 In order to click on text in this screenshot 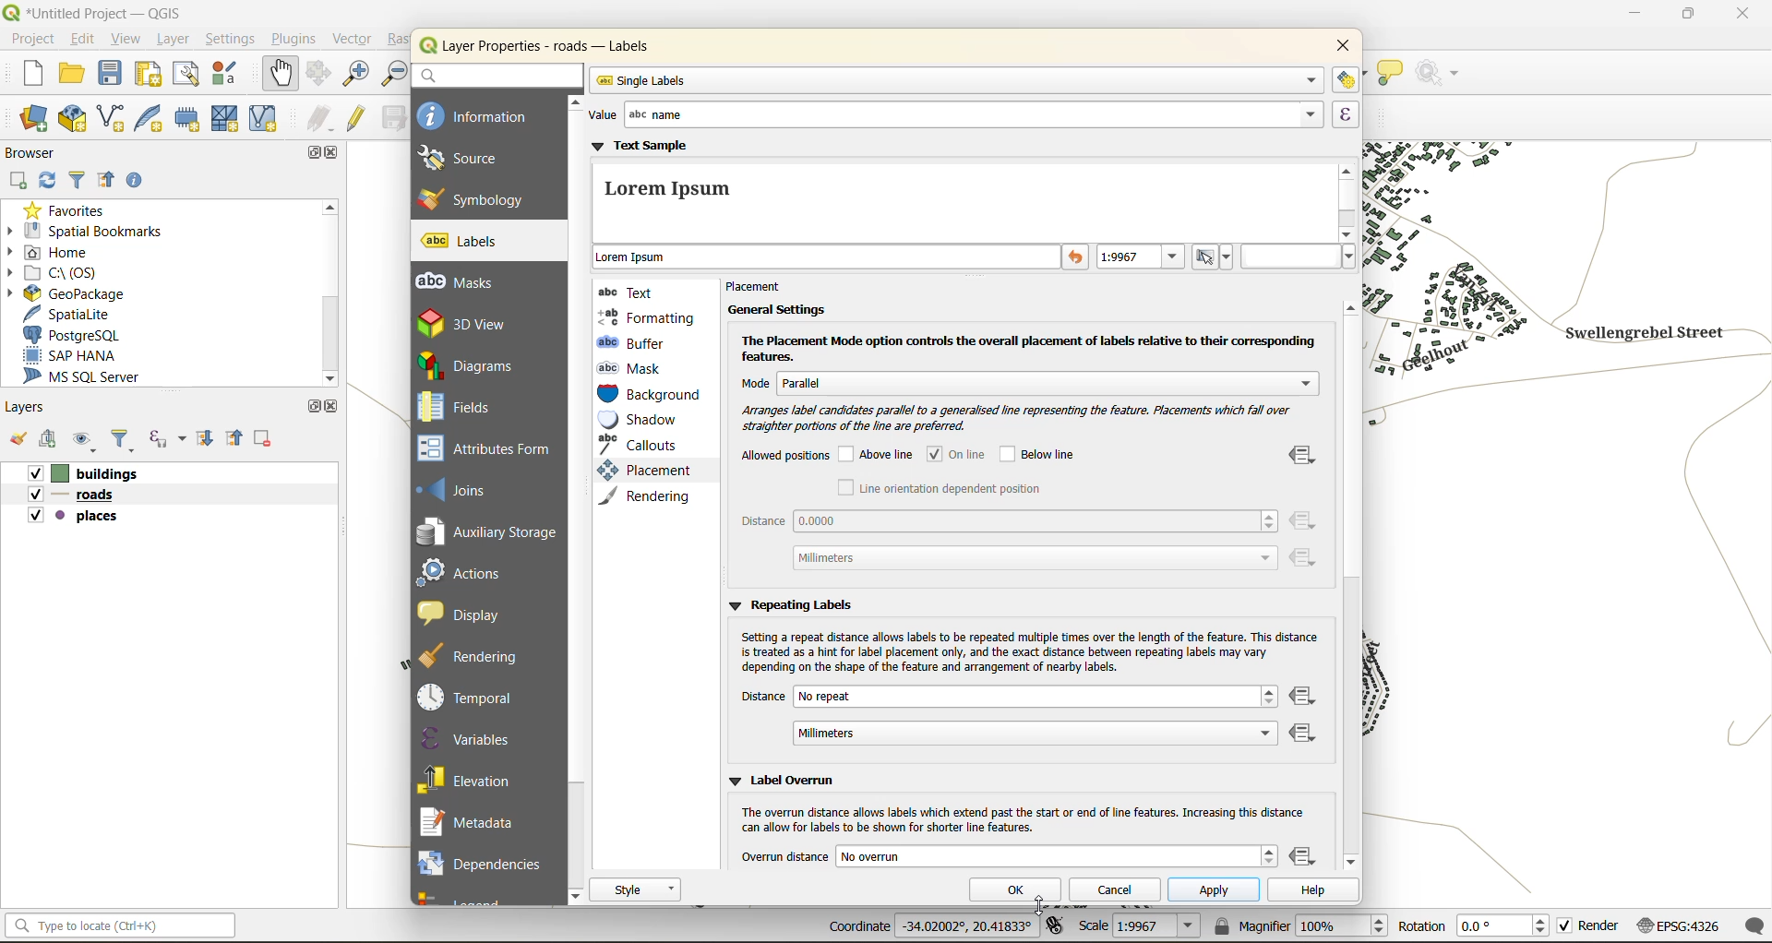, I will do `click(630, 292)`.